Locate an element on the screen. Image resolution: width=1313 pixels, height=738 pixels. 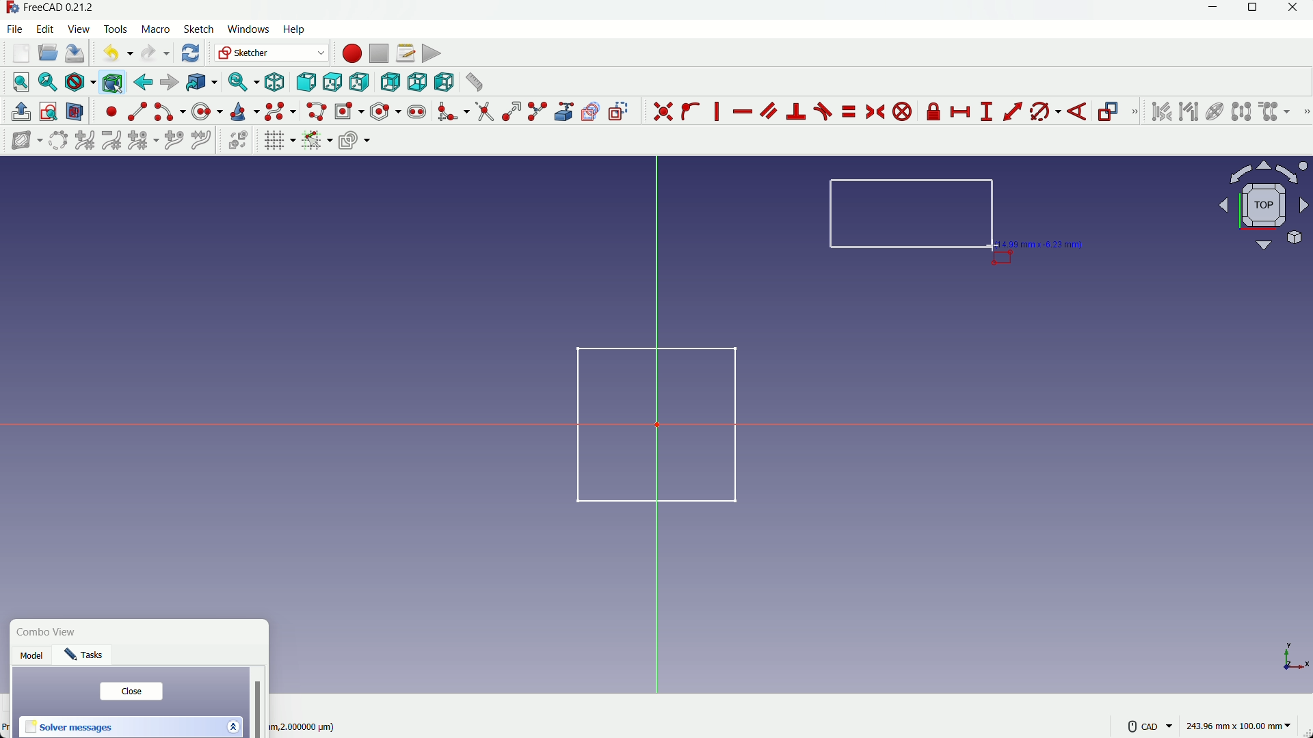
constraint distance is located at coordinates (1013, 111).